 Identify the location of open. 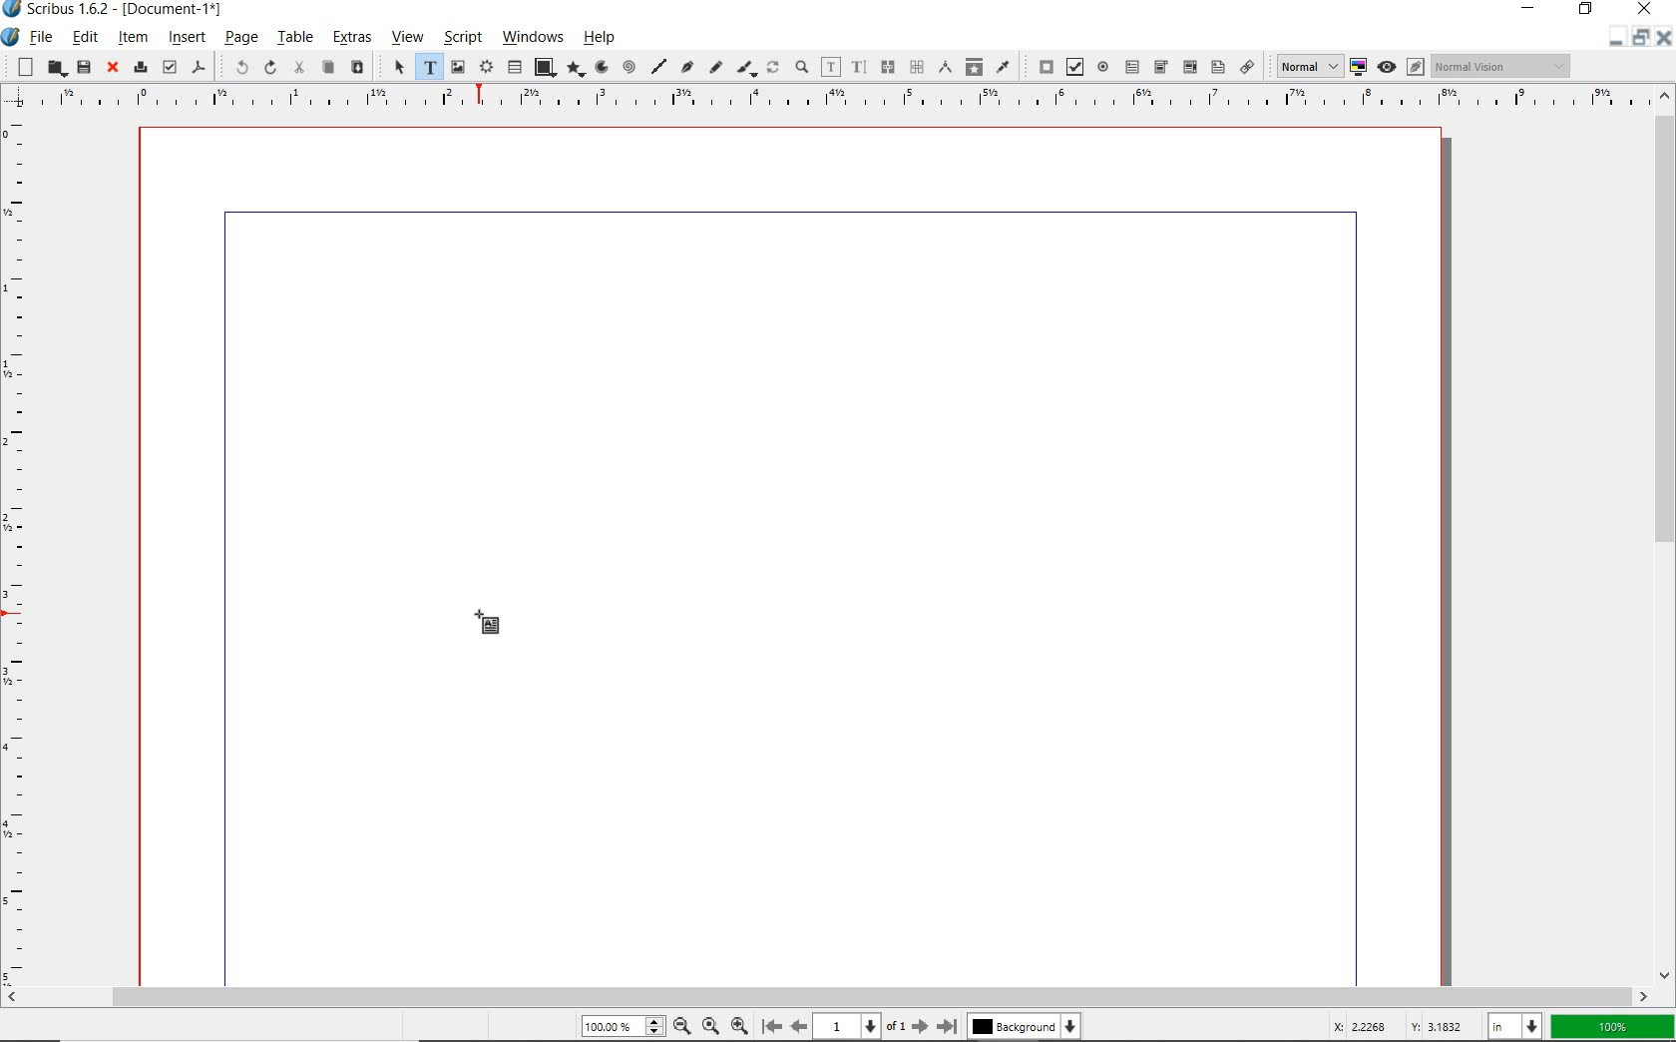
(55, 69).